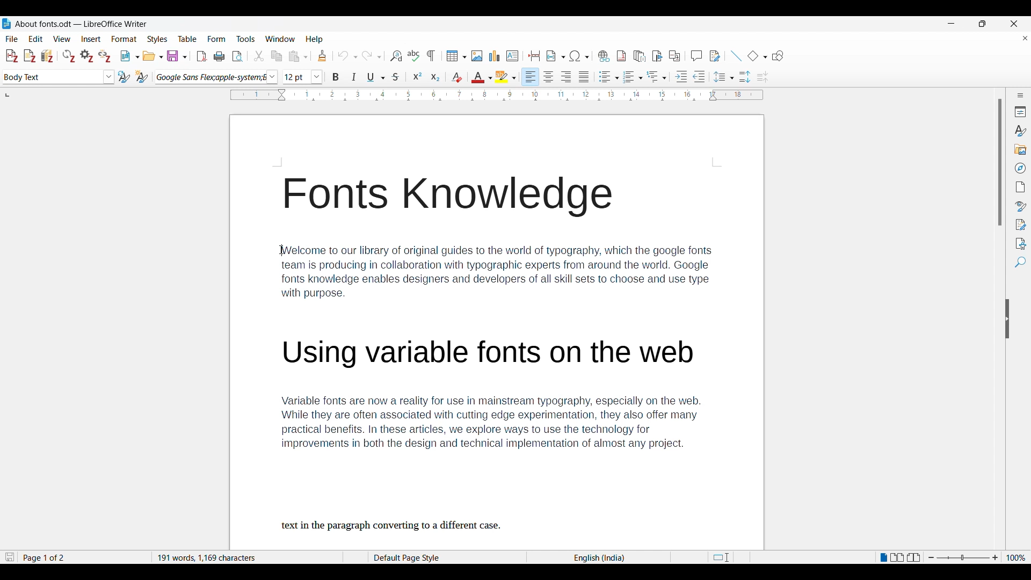  What do you see at coordinates (477, 56) in the screenshot?
I see `Insert image` at bounding box center [477, 56].